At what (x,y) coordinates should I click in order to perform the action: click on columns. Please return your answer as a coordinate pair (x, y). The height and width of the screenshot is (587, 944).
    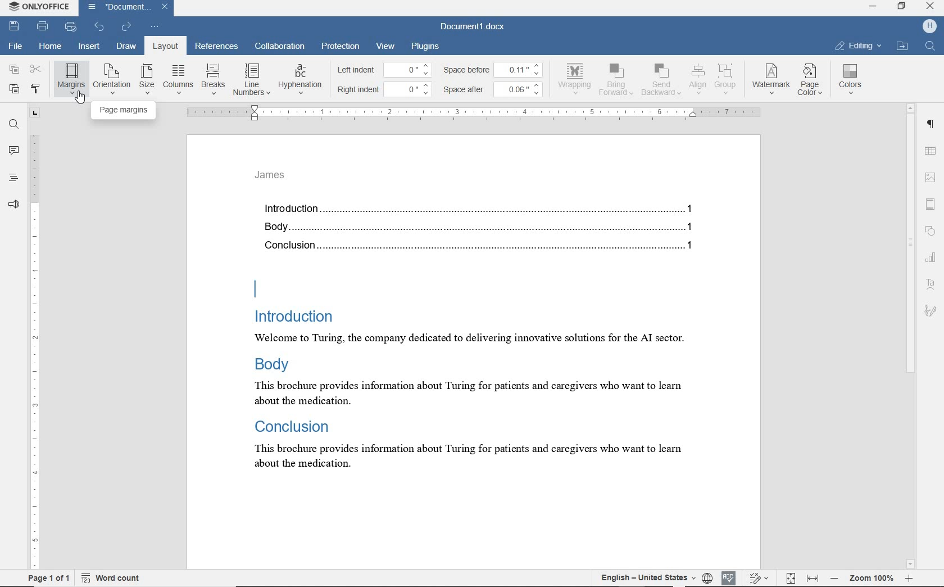
    Looking at the image, I should click on (178, 79).